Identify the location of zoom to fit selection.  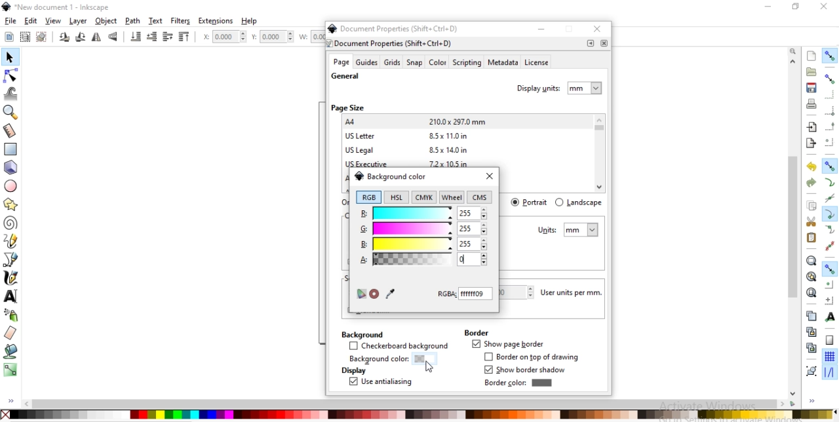
(811, 261).